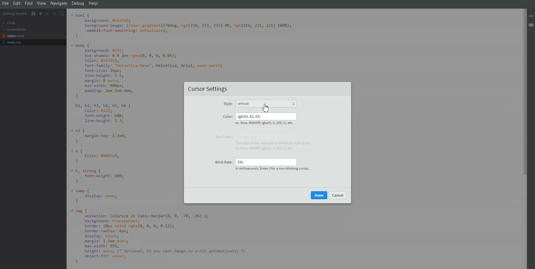  I want to click on rgb(83,83,83), so click(265, 116).